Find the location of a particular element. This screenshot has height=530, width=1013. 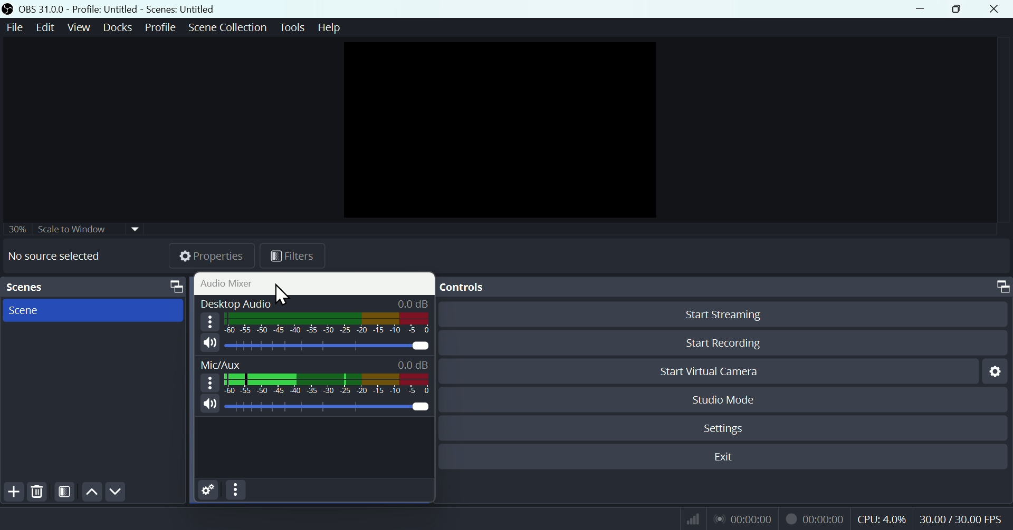

Close is located at coordinates (994, 9).